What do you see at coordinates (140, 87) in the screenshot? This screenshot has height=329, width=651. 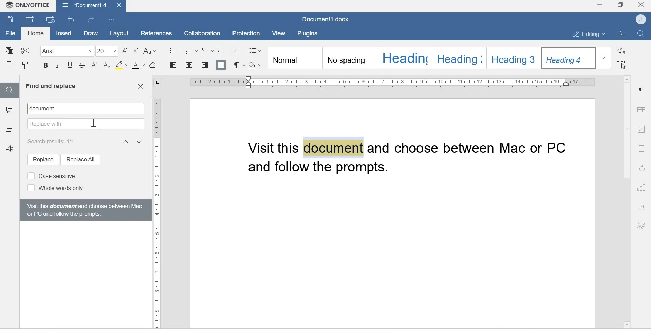 I see `Close find` at bounding box center [140, 87].